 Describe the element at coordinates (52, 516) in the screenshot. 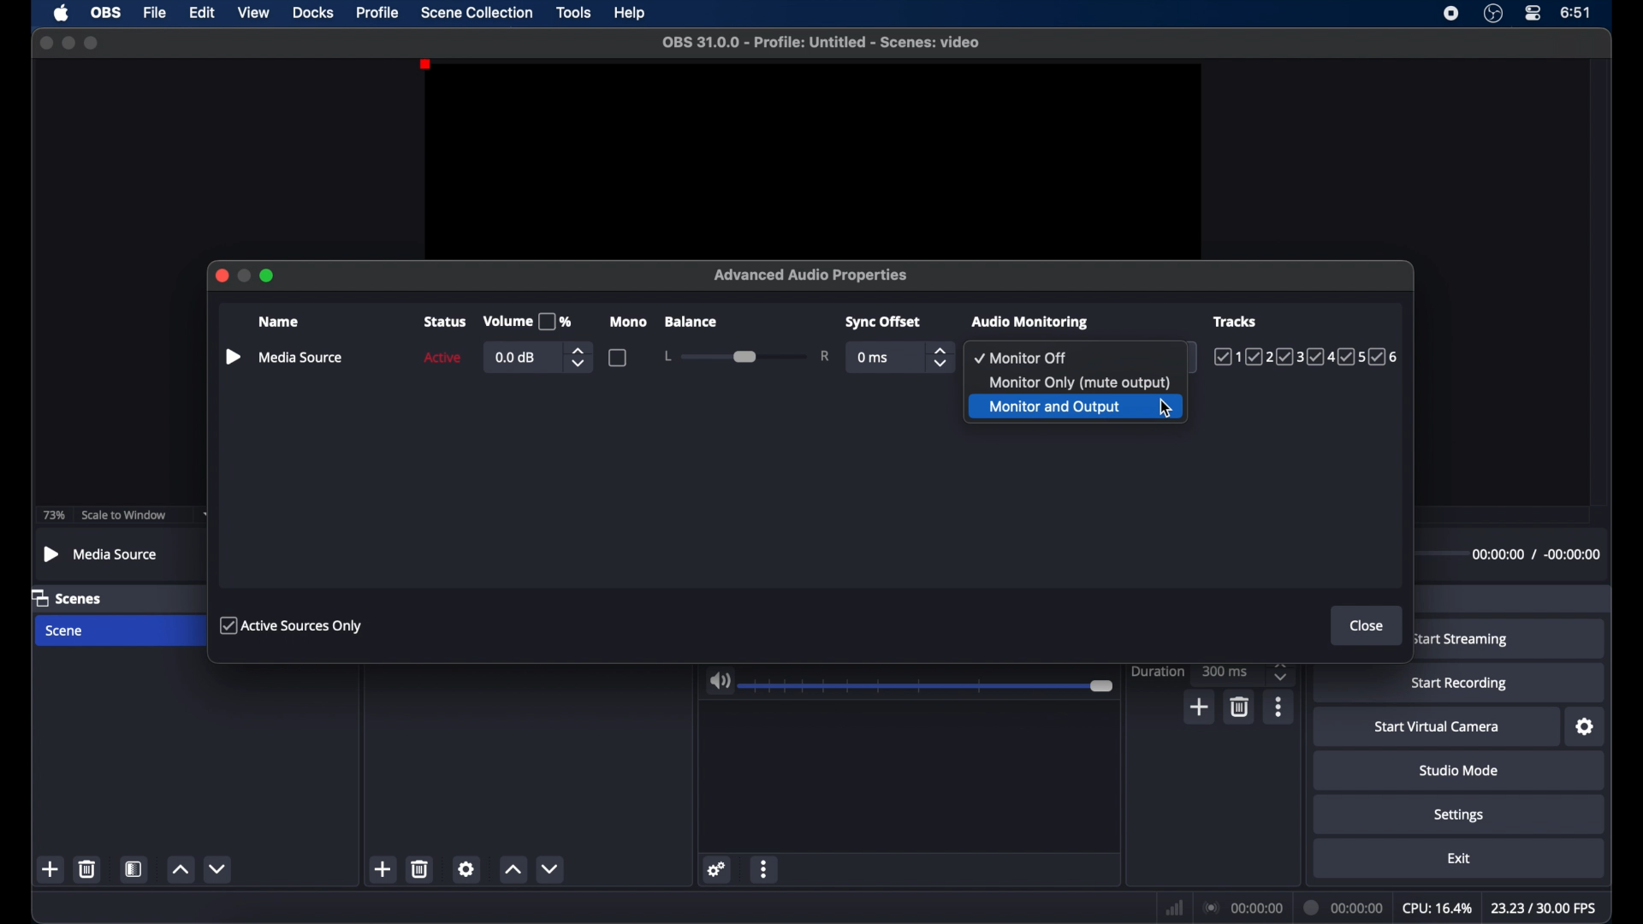

I see `73%` at that location.